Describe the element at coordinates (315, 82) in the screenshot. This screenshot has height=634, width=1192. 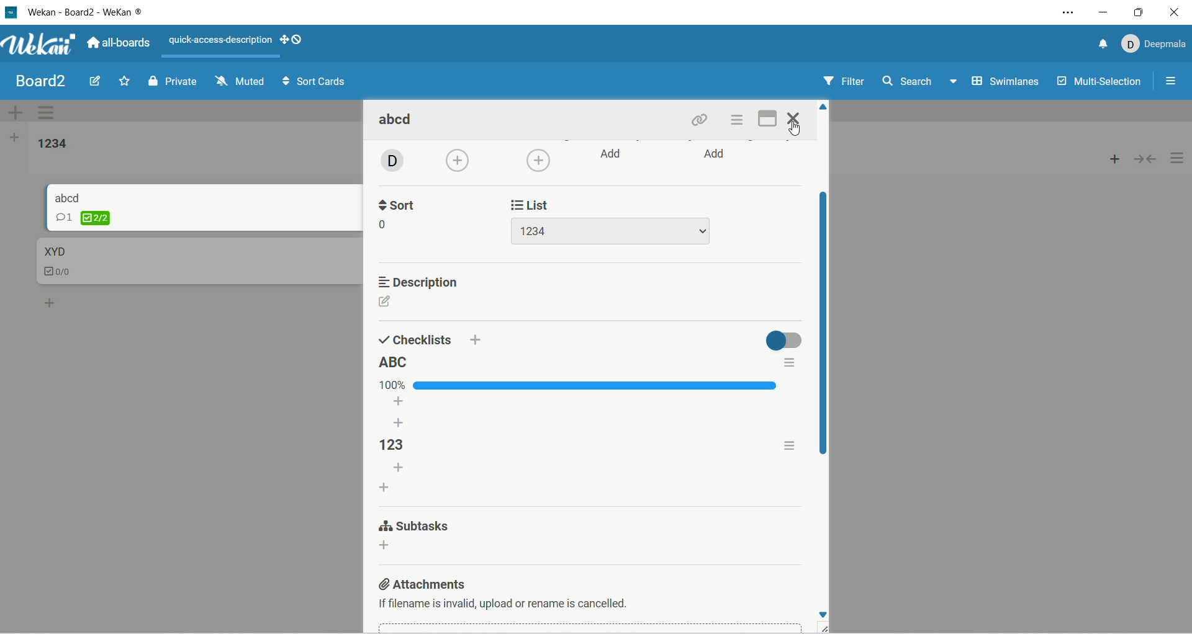
I see `sort cards` at that location.